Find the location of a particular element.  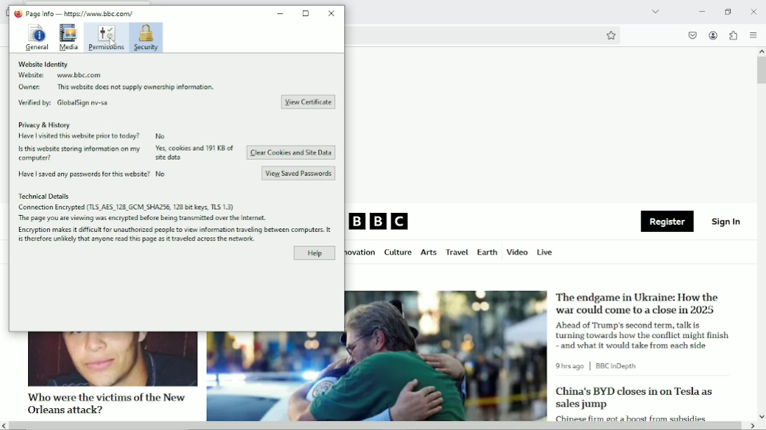

image is located at coordinates (377, 377).